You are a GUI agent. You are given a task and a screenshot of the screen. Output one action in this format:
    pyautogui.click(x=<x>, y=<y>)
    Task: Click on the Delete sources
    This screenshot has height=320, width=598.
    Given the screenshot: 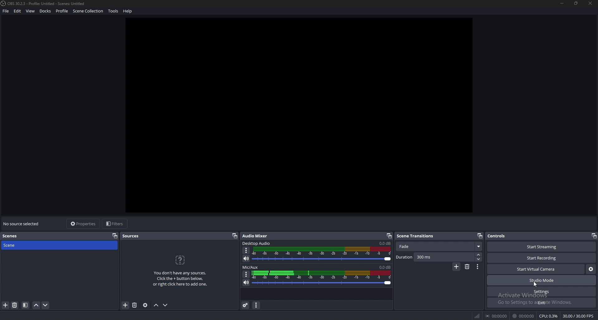 What is the action you would take?
    pyautogui.click(x=134, y=305)
    